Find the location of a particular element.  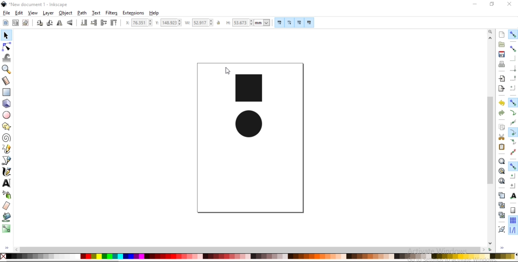

select and transform objects is located at coordinates (6, 36).